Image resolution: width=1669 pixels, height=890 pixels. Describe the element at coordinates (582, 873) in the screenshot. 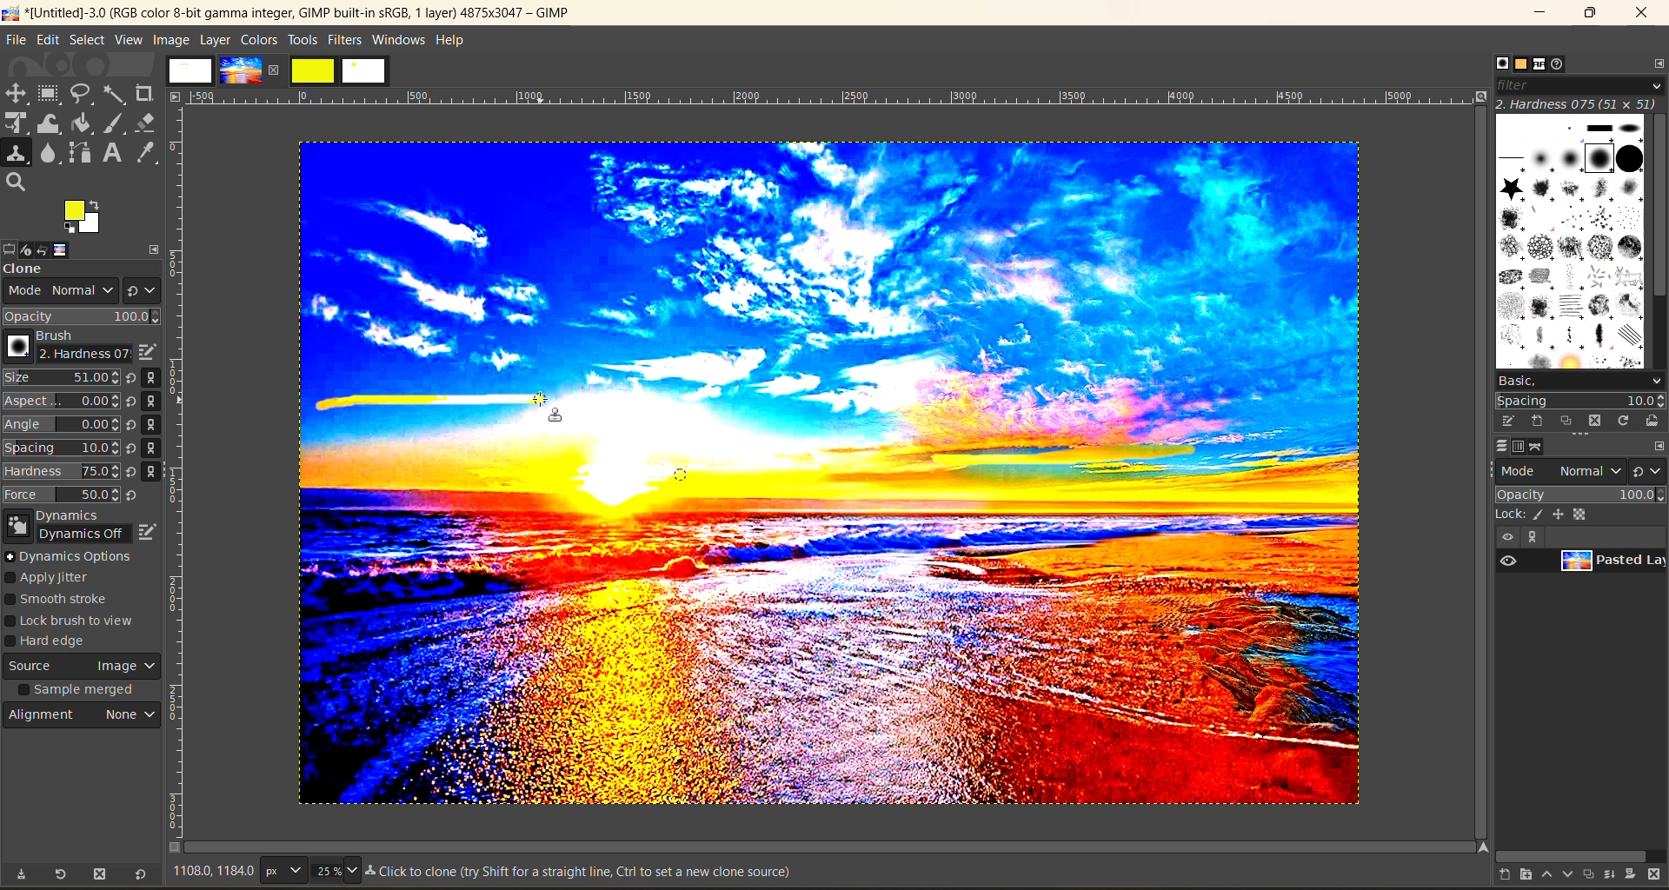

I see `metadata` at that location.